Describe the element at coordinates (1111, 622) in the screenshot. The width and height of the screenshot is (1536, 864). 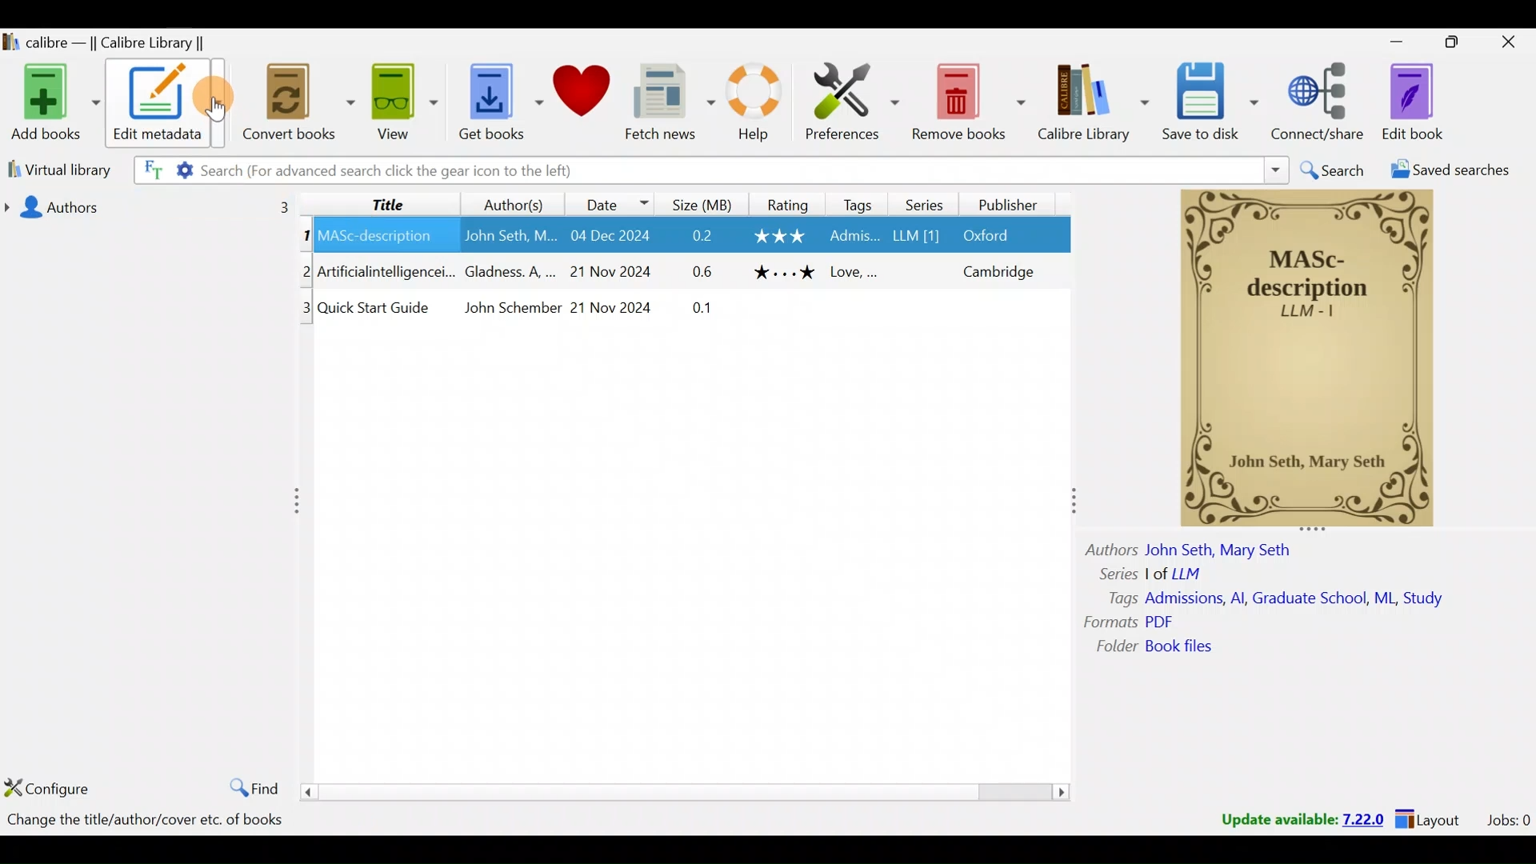
I see `` at that location.